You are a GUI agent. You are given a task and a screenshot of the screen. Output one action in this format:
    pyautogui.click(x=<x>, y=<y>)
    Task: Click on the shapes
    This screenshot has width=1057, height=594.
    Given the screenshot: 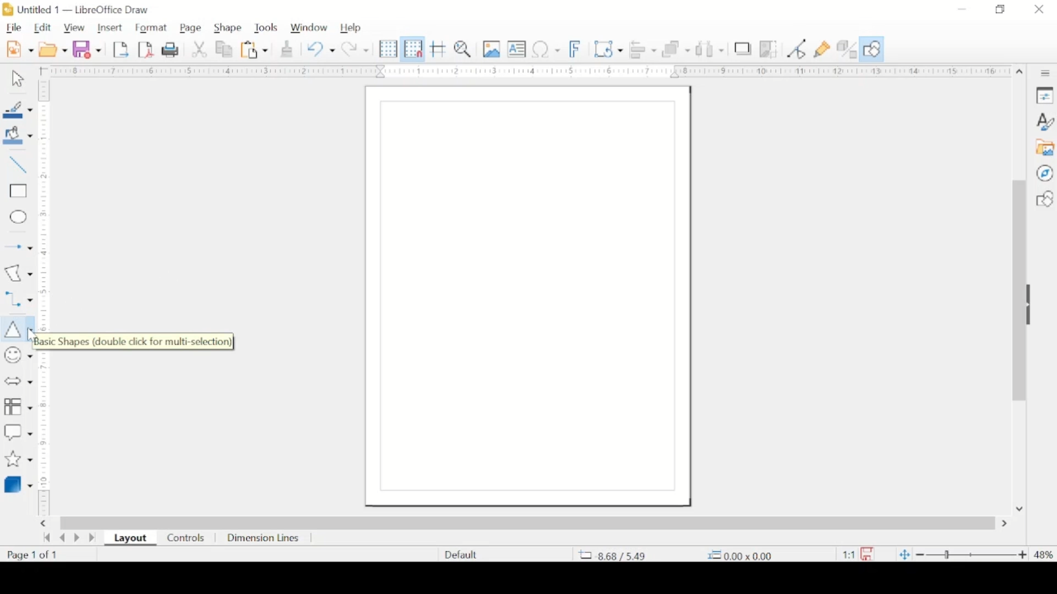 What is the action you would take?
    pyautogui.click(x=1044, y=199)
    